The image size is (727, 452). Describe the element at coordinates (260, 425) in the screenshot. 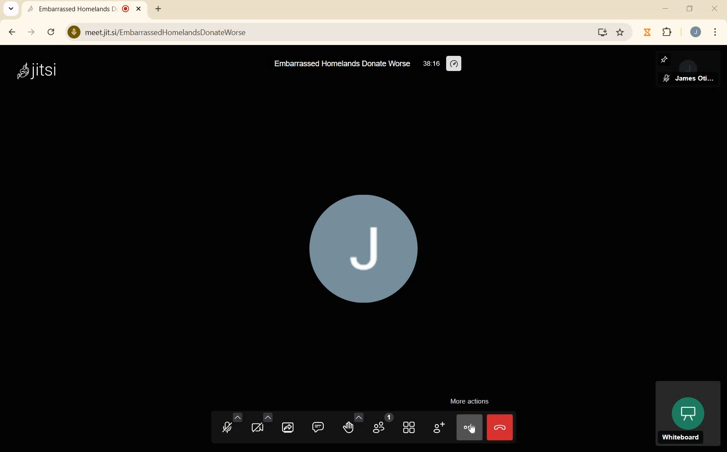

I see `video` at that location.